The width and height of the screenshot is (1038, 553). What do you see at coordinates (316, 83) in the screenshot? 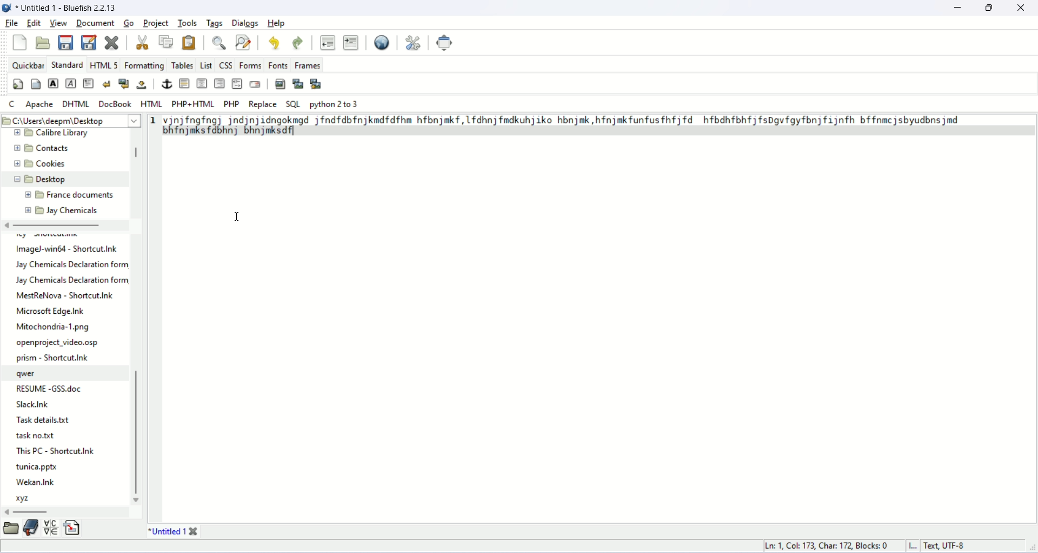
I see `multi thumbnail` at bounding box center [316, 83].